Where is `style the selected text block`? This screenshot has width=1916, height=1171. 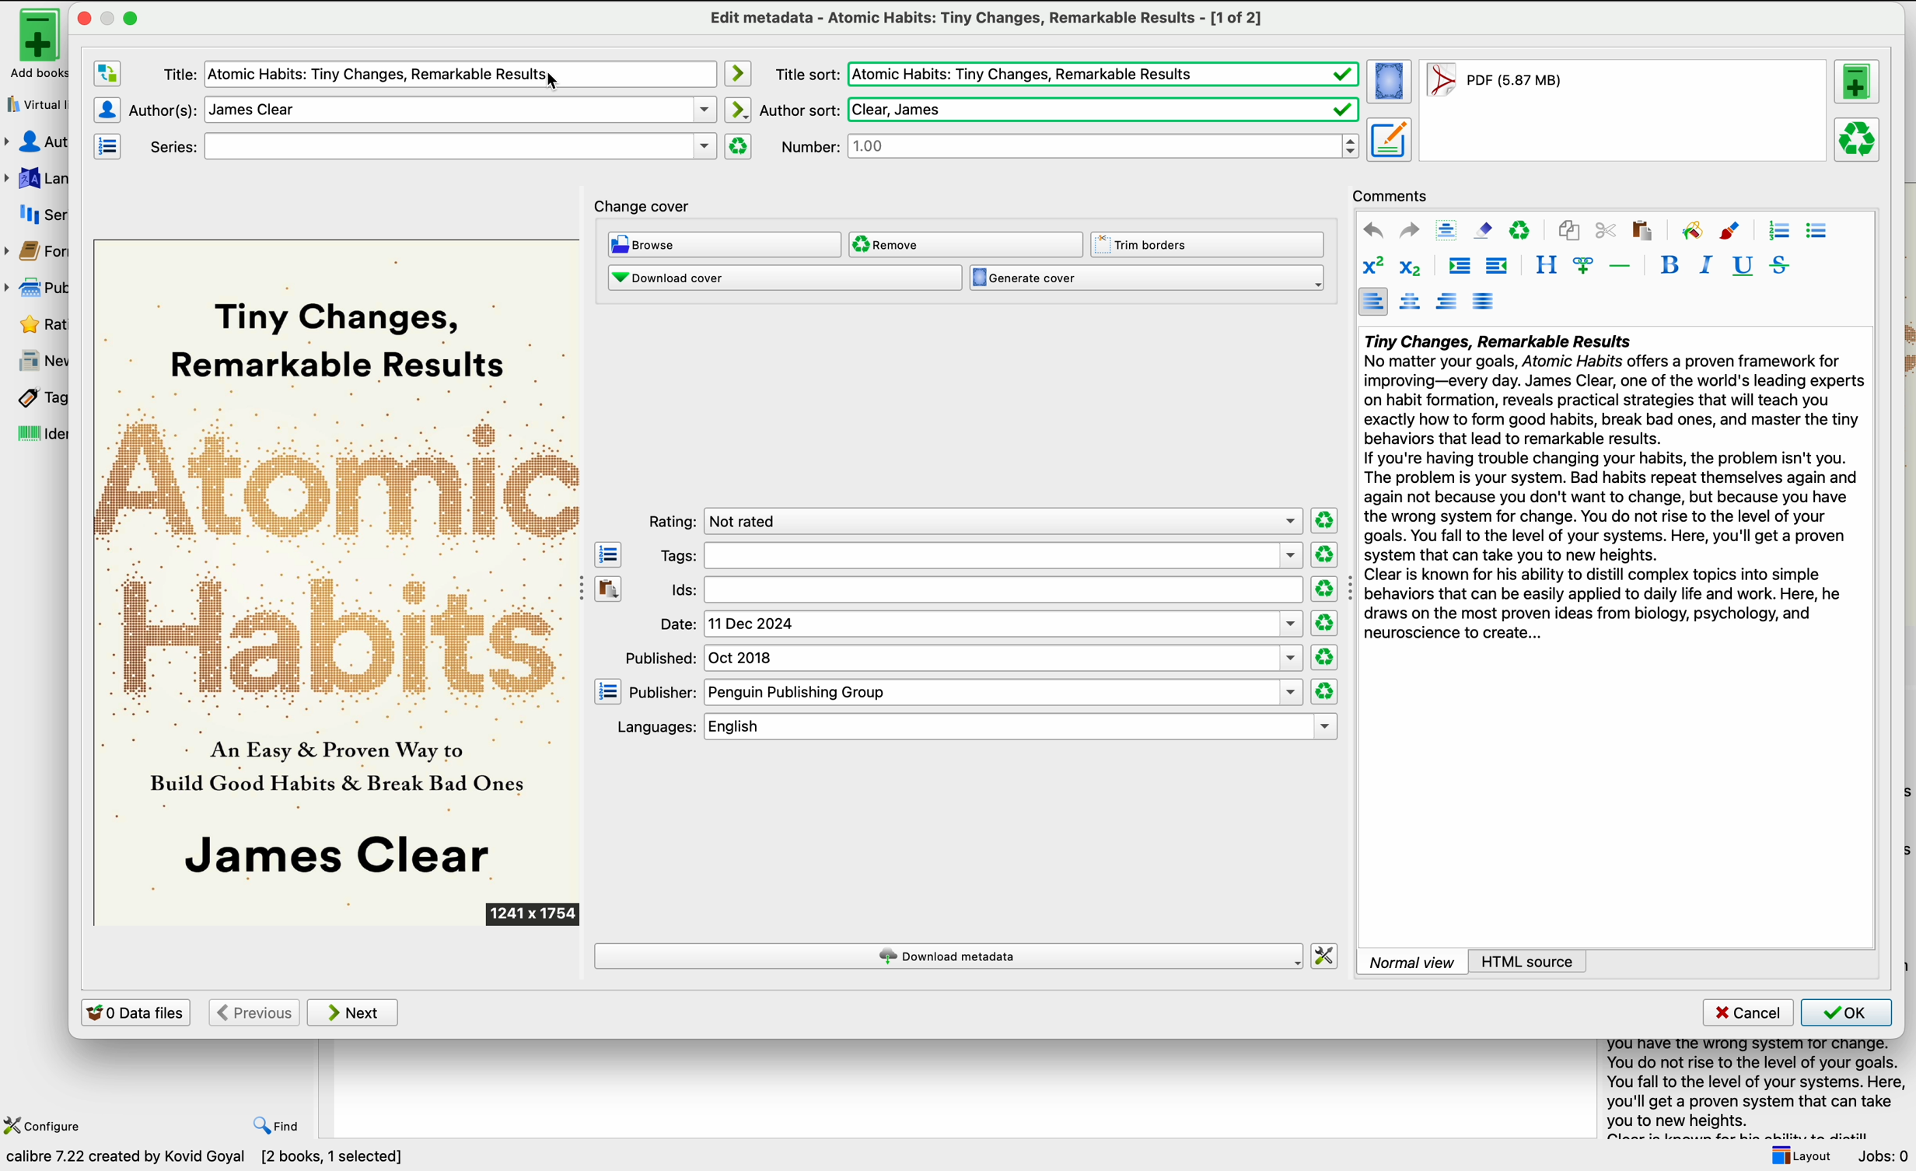 style the selected text block is located at coordinates (1545, 266).